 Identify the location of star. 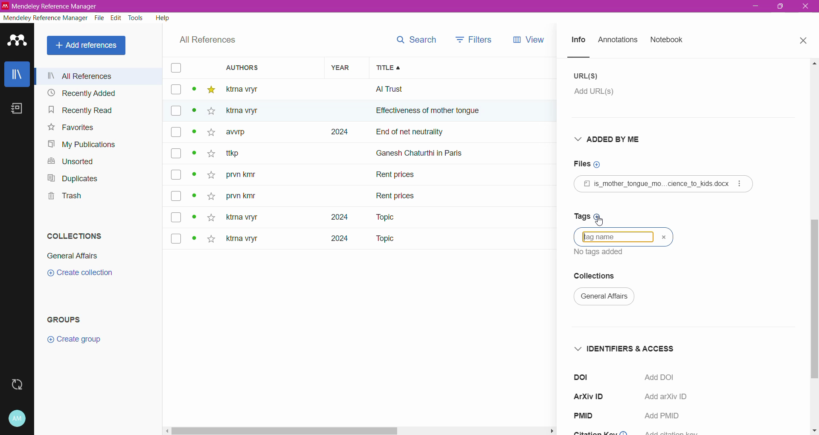
(211, 90).